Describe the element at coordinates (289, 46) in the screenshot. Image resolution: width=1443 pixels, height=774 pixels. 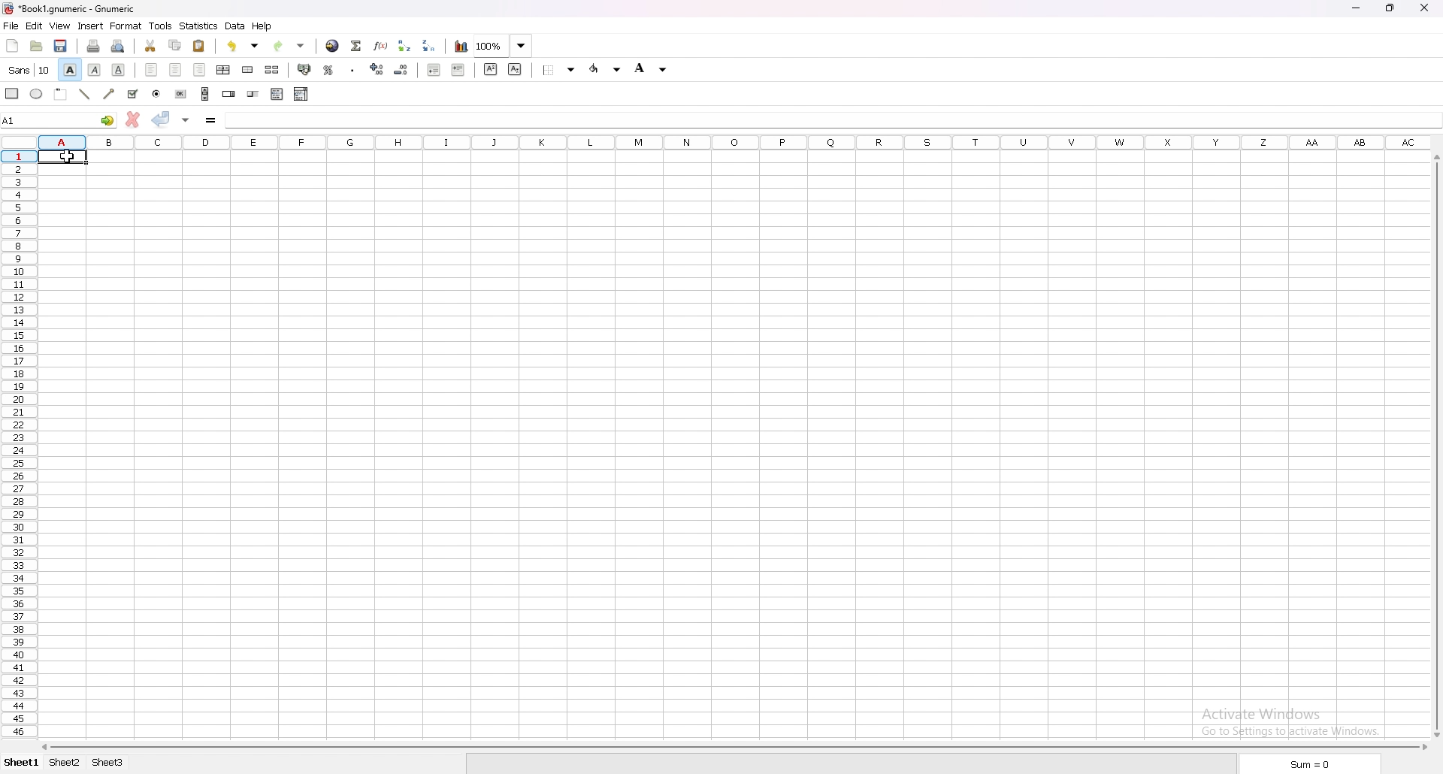
I see `redo` at that location.